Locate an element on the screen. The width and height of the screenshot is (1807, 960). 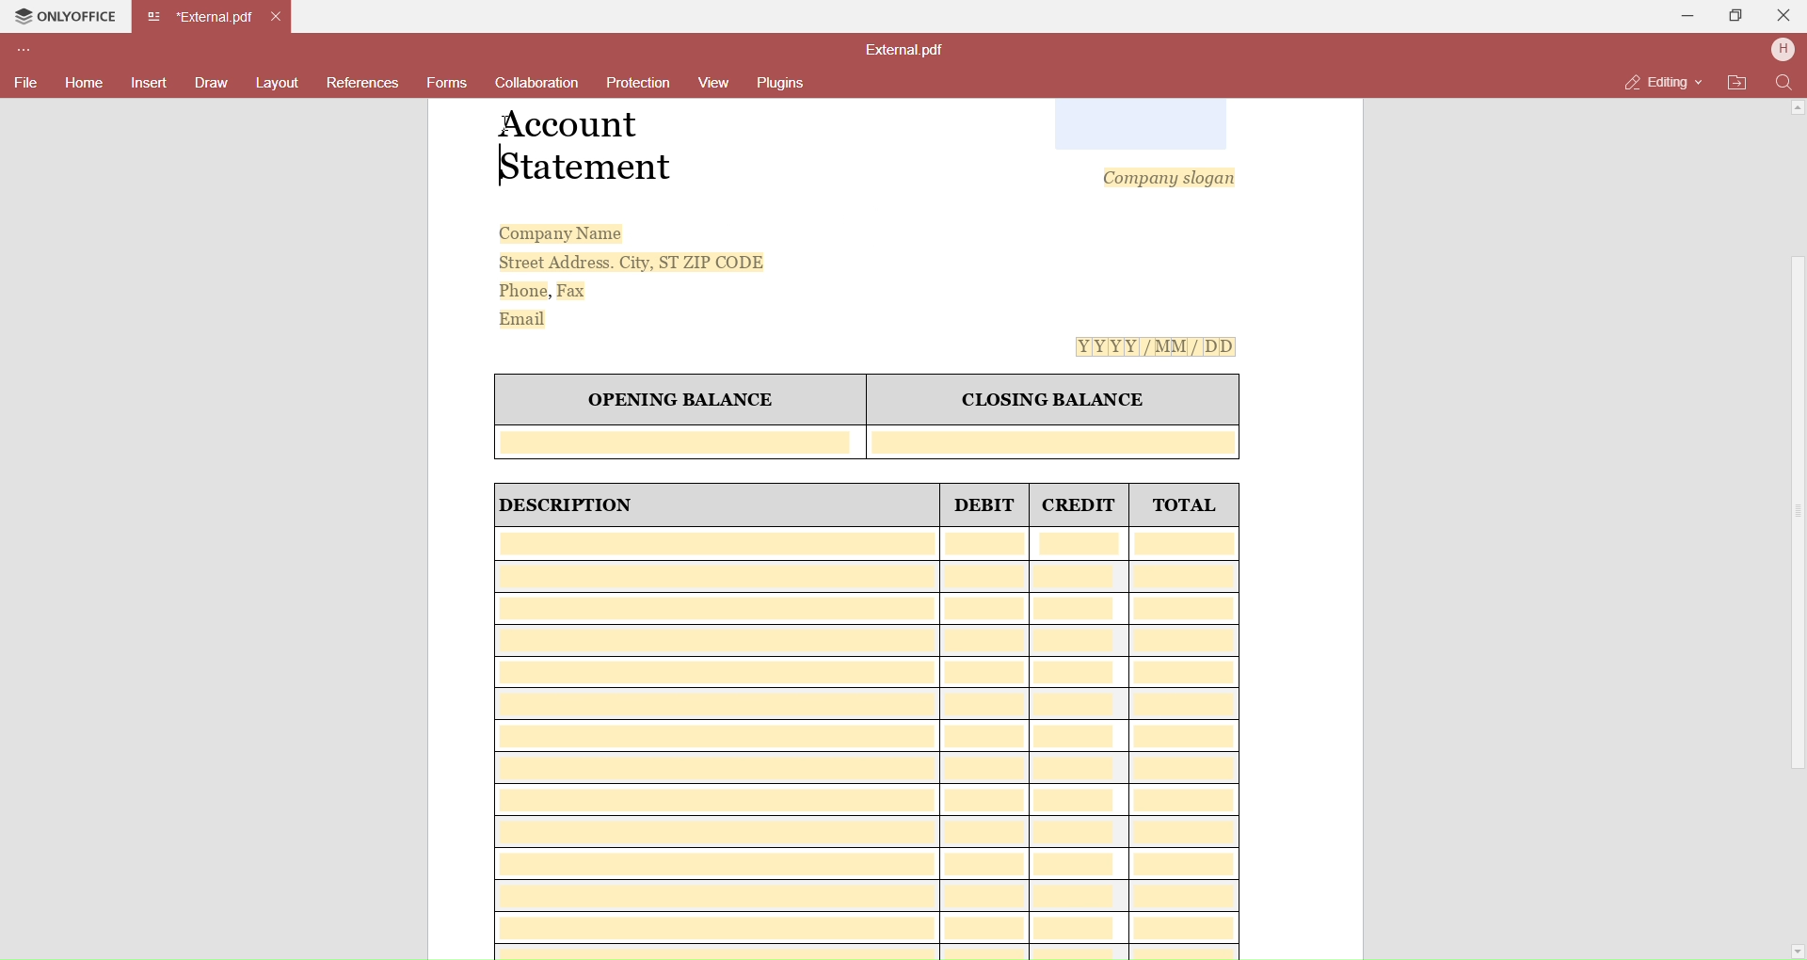
Close is located at coordinates (1784, 14).